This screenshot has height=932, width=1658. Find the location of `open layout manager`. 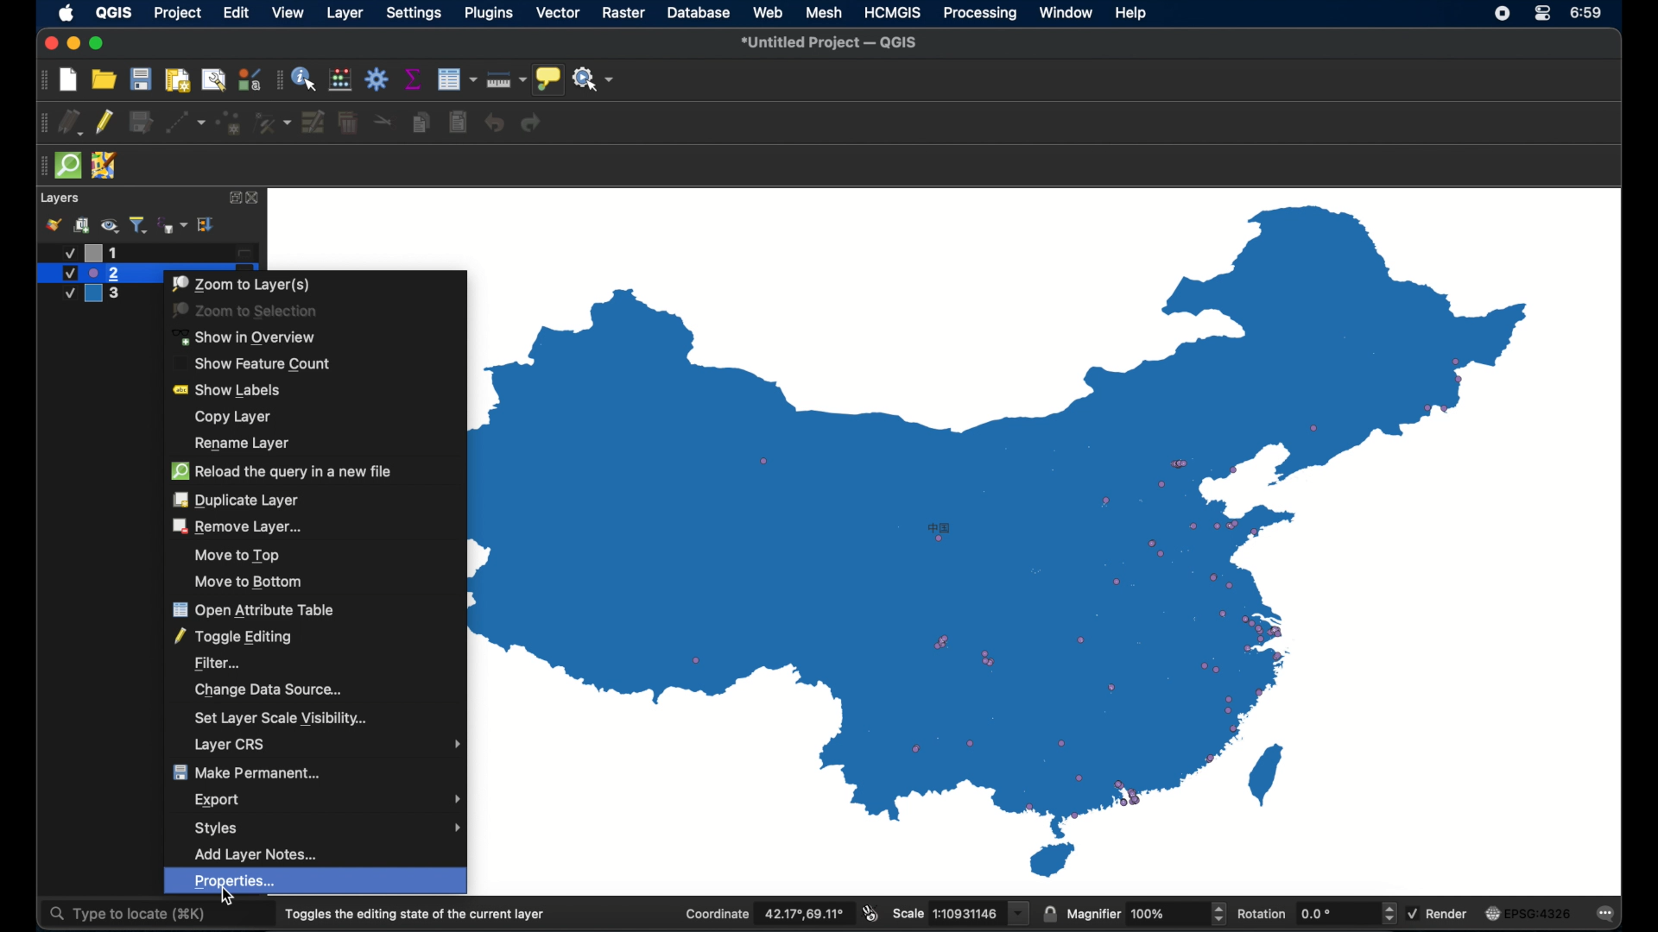

open layout manager is located at coordinates (213, 80).